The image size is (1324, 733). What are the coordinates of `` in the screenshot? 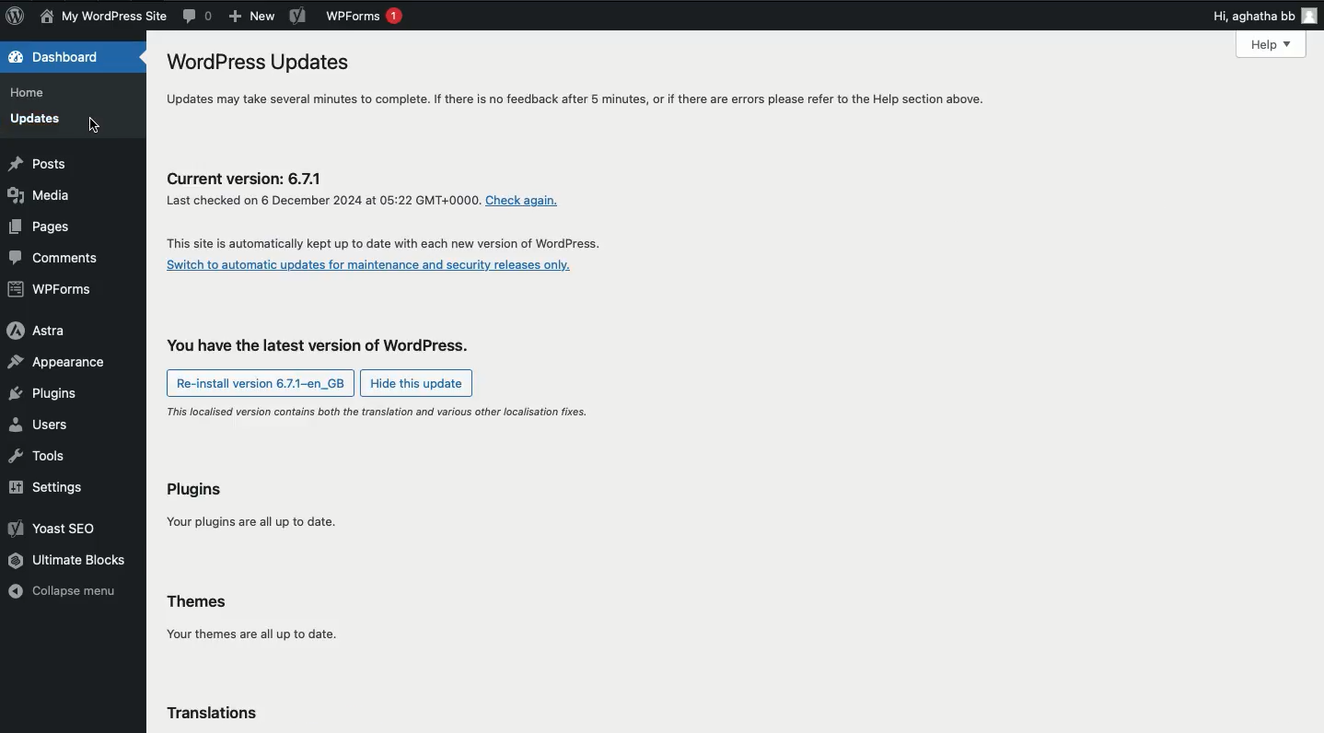 It's located at (377, 268).